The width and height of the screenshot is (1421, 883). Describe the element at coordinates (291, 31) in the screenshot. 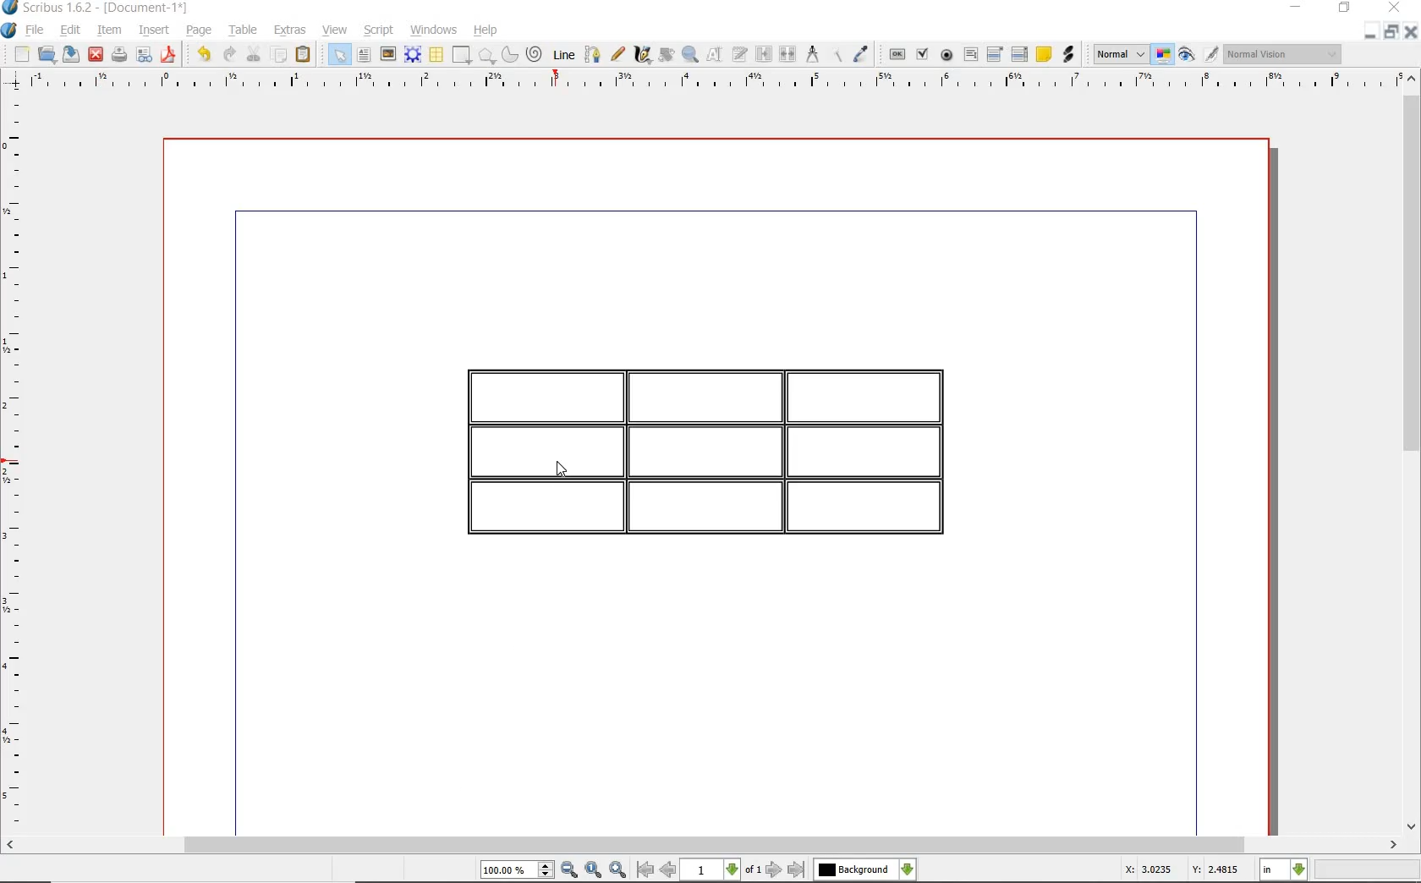

I see `extras` at that location.